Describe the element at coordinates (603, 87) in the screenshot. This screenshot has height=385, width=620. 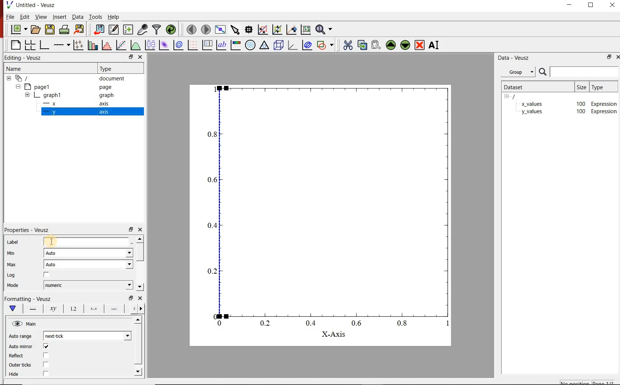
I see `type` at that location.